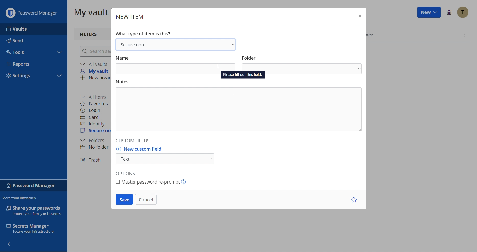  I want to click on All vaults, so click(94, 64).